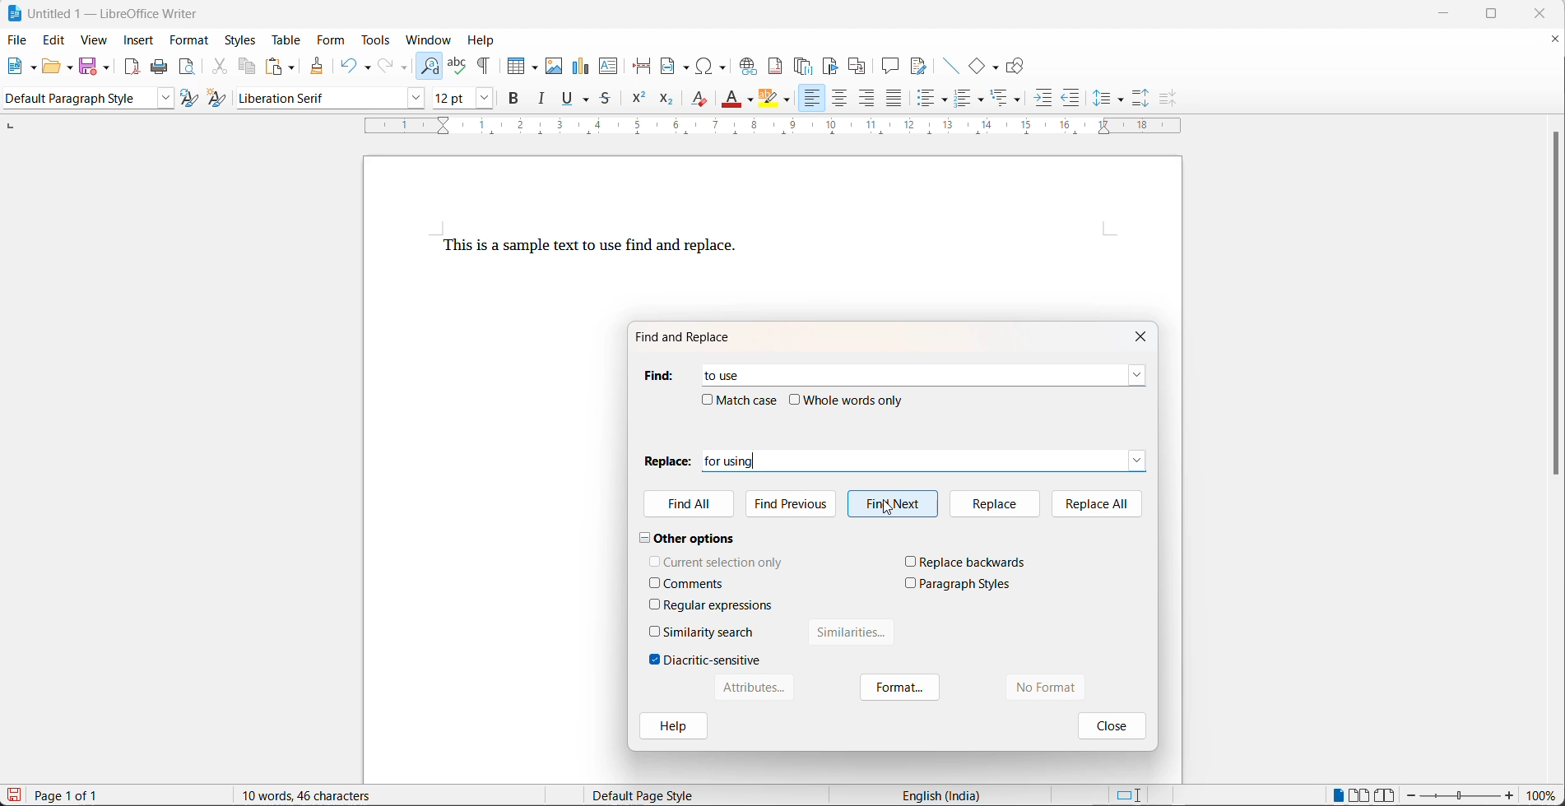 The image size is (1565, 806). I want to click on close, so click(1545, 13).